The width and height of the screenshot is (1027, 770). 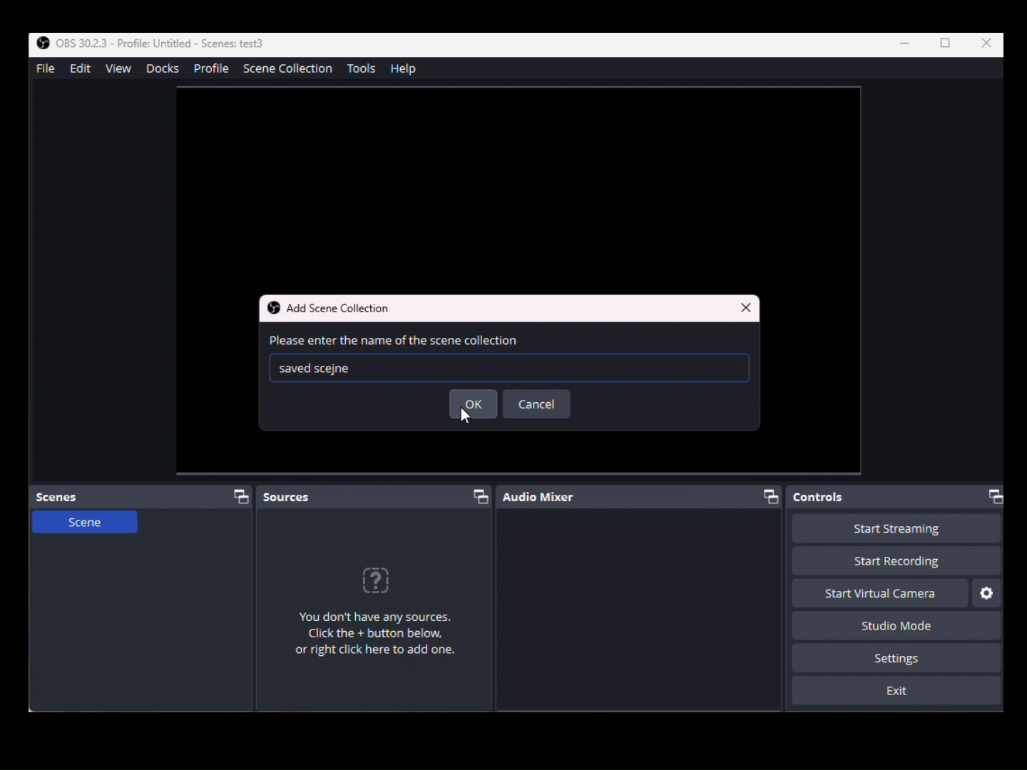 I want to click on Scene, so click(x=83, y=528).